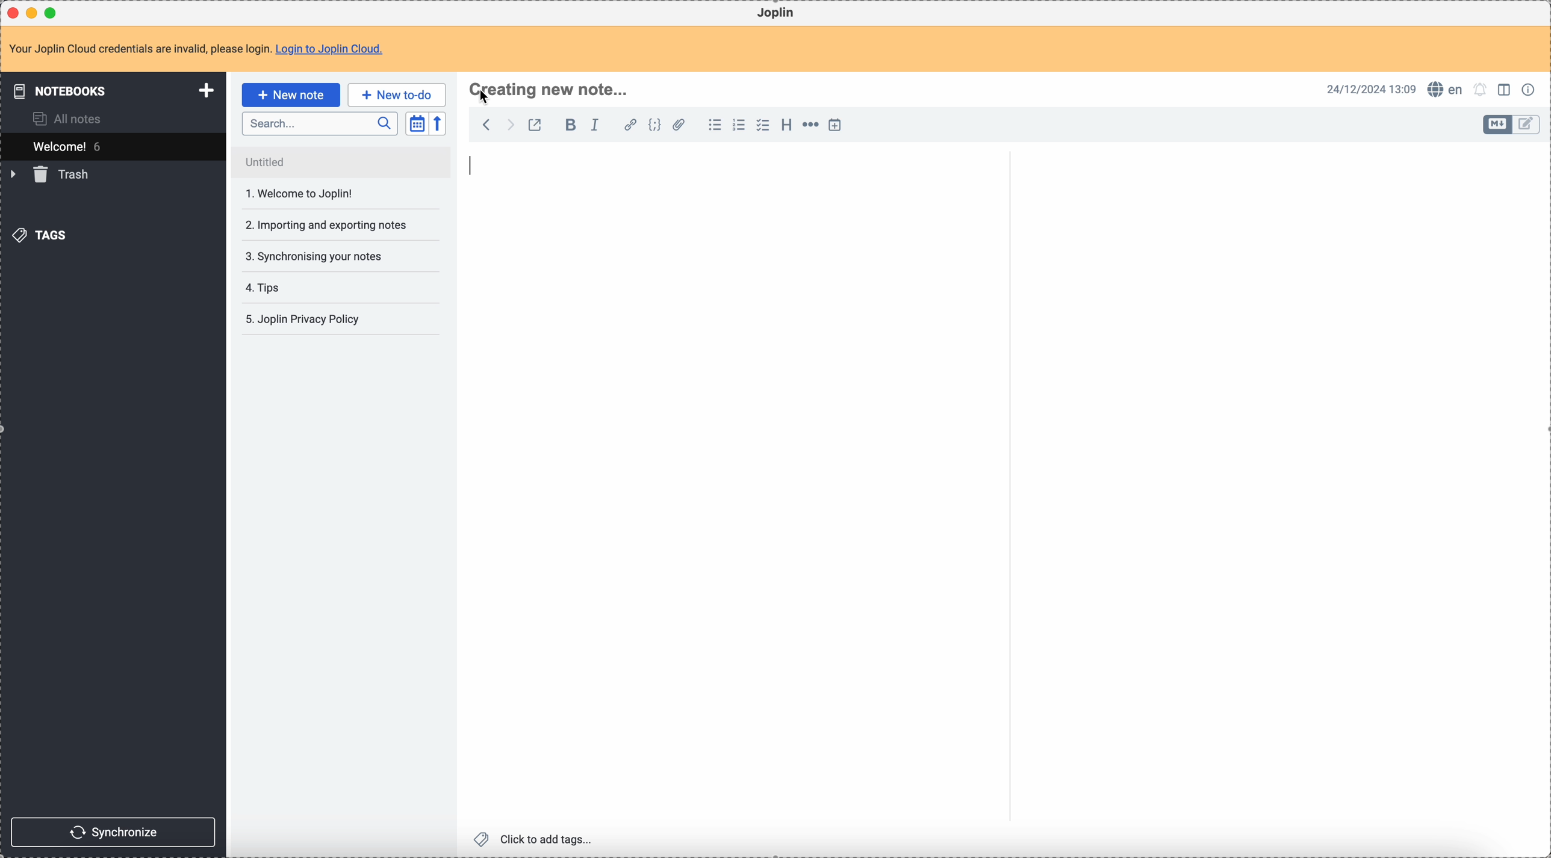  Describe the element at coordinates (1498, 125) in the screenshot. I see `toggle edit layout` at that location.